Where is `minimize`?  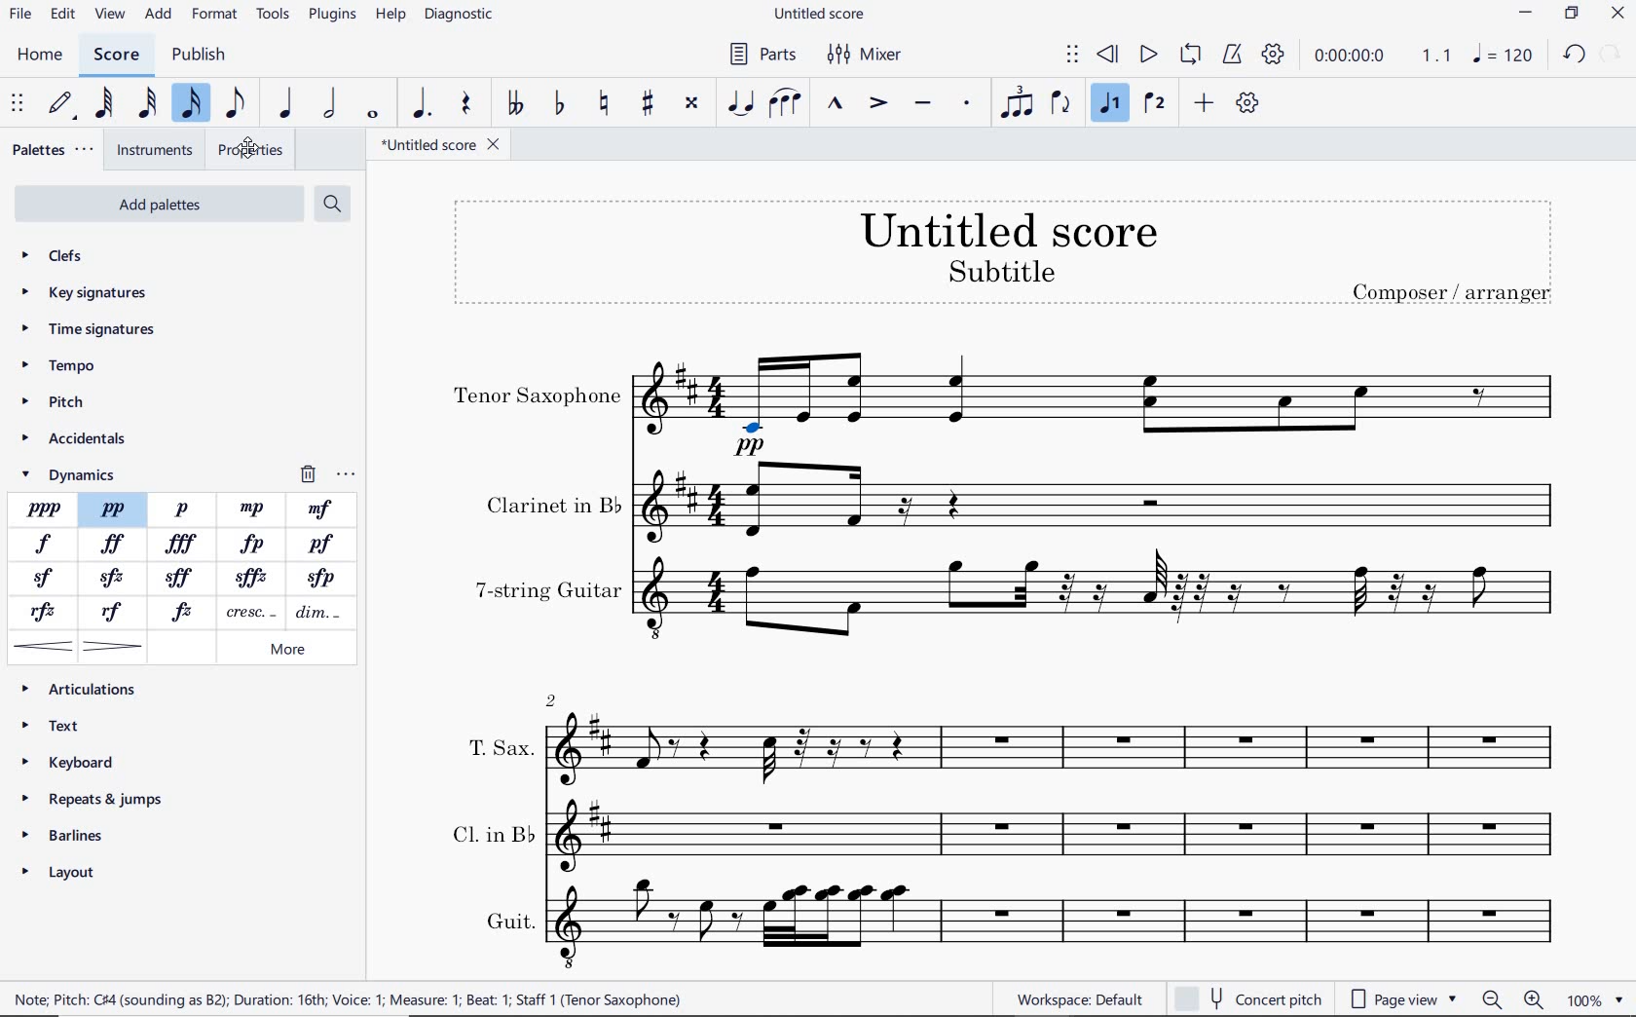 minimize is located at coordinates (1525, 13).